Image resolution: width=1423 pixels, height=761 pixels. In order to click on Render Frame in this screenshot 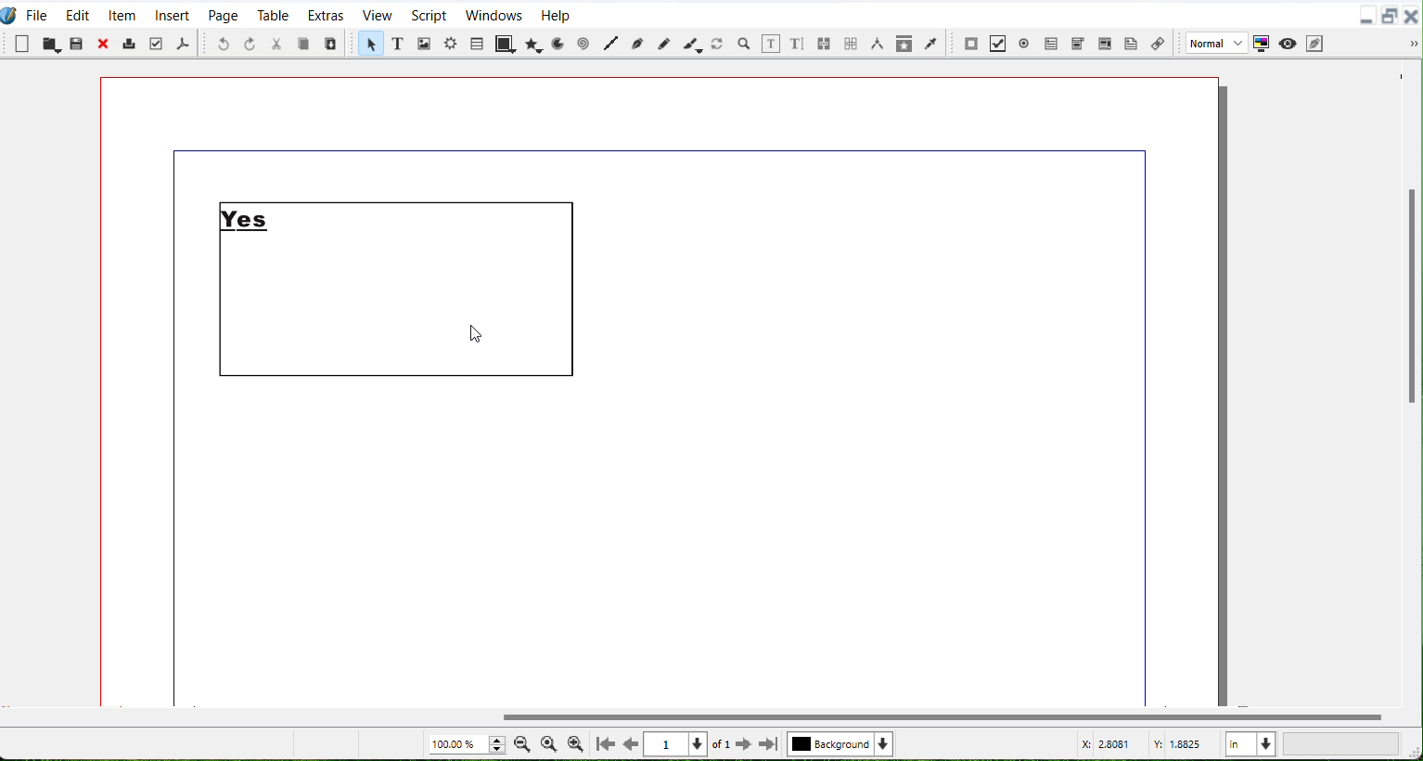, I will do `click(451, 45)`.